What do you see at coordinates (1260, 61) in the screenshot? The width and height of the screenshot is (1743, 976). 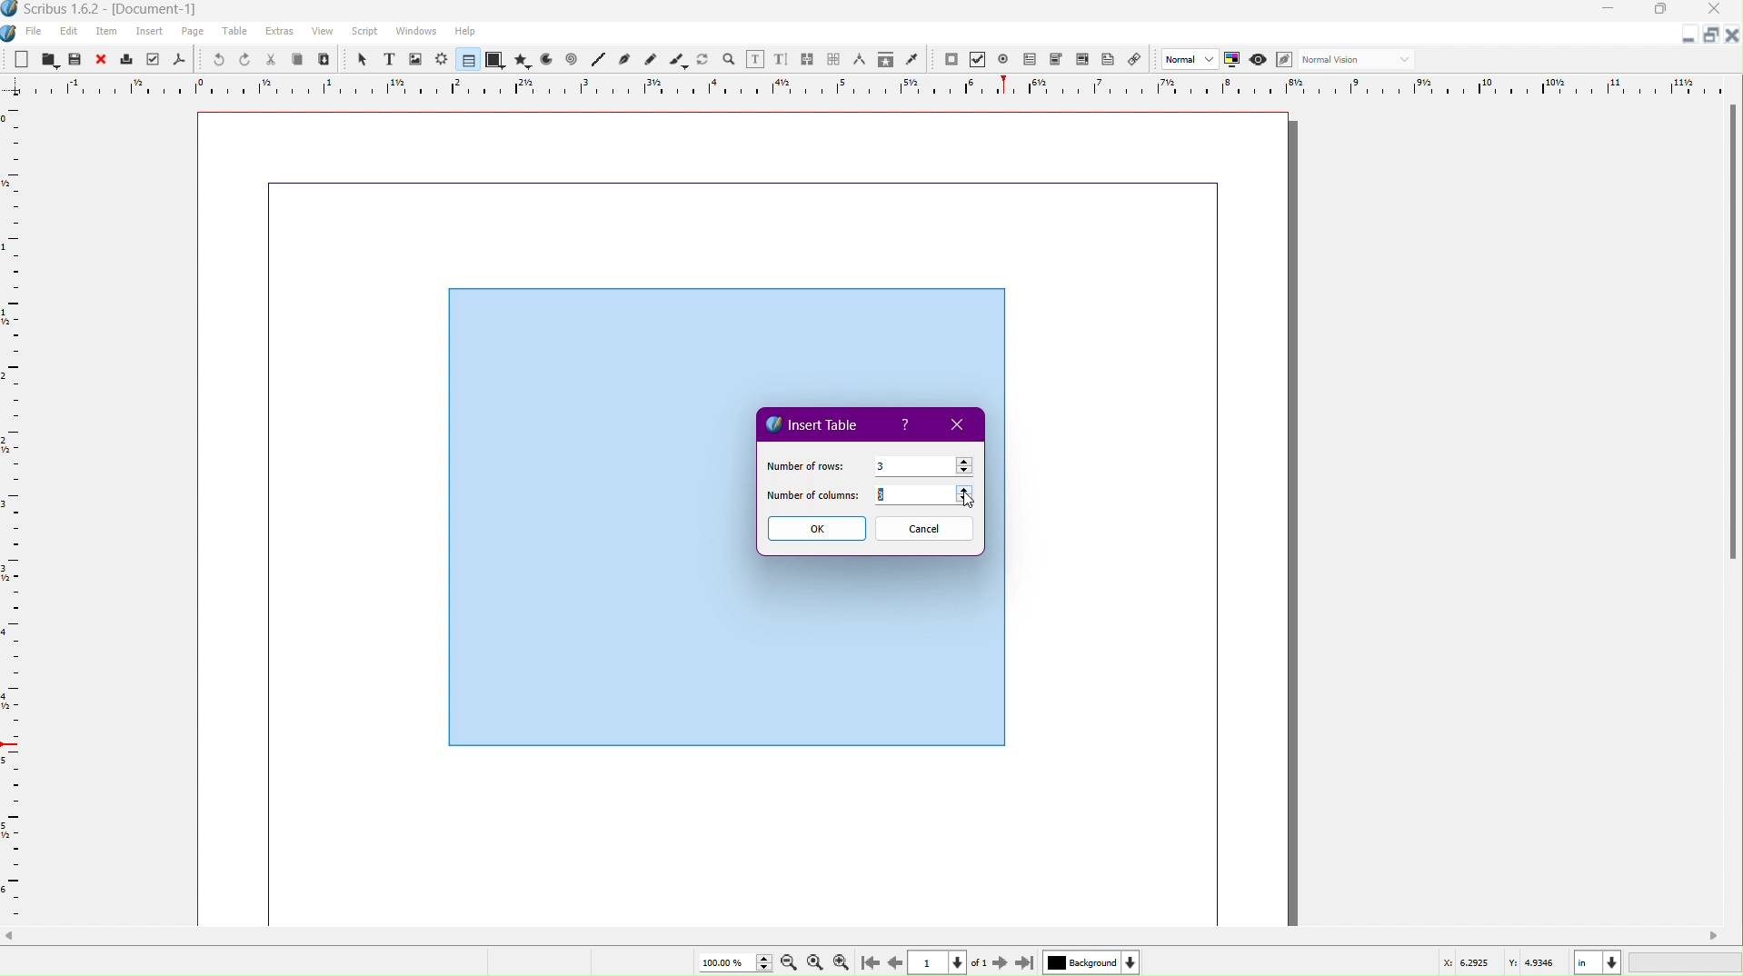 I see `Preview Mode` at bounding box center [1260, 61].